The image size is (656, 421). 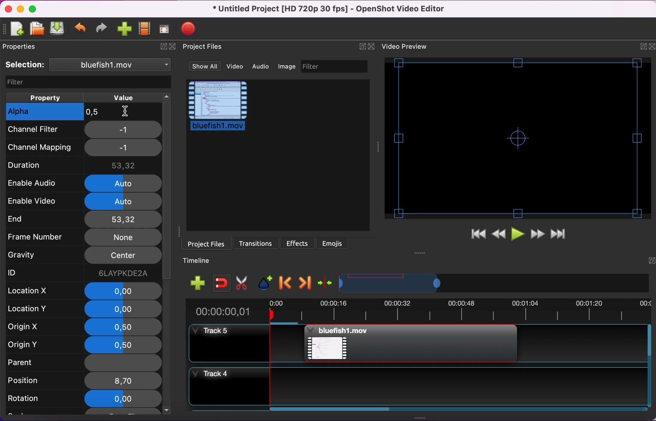 What do you see at coordinates (121, 399) in the screenshot?
I see `0` at bounding box center [121, 399].